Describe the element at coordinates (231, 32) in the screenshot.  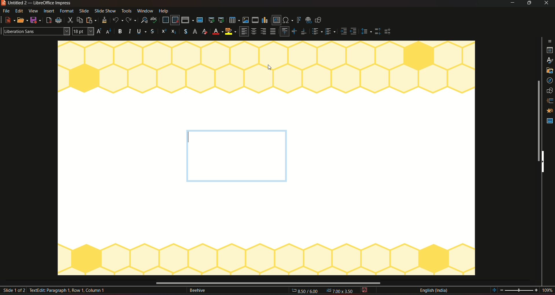
I see `highlighter` at that location.